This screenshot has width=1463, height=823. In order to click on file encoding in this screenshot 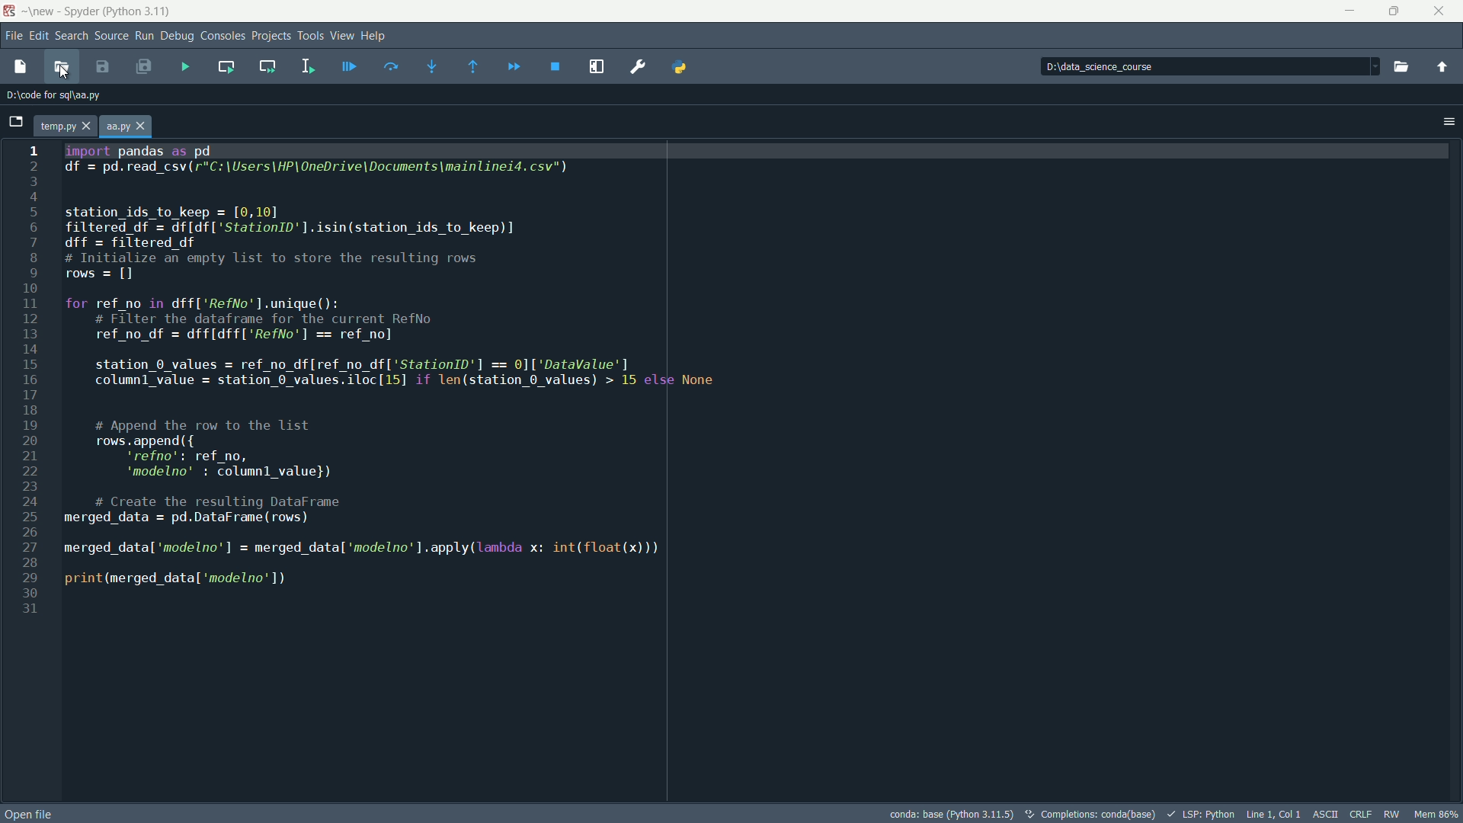, I will do `click(1328, 813)`.